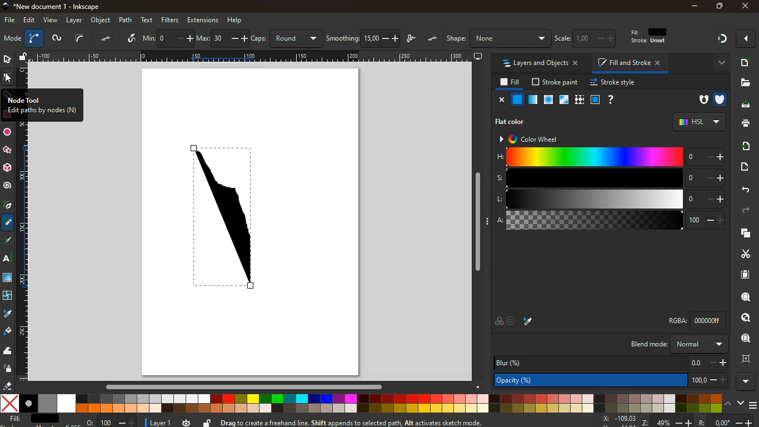 Image resolution: width=759 pixels, height=427 pixels. What do you see at coordinates (745, 358) in the screenshot?
I see `frame` at bounding box center [745, 358].